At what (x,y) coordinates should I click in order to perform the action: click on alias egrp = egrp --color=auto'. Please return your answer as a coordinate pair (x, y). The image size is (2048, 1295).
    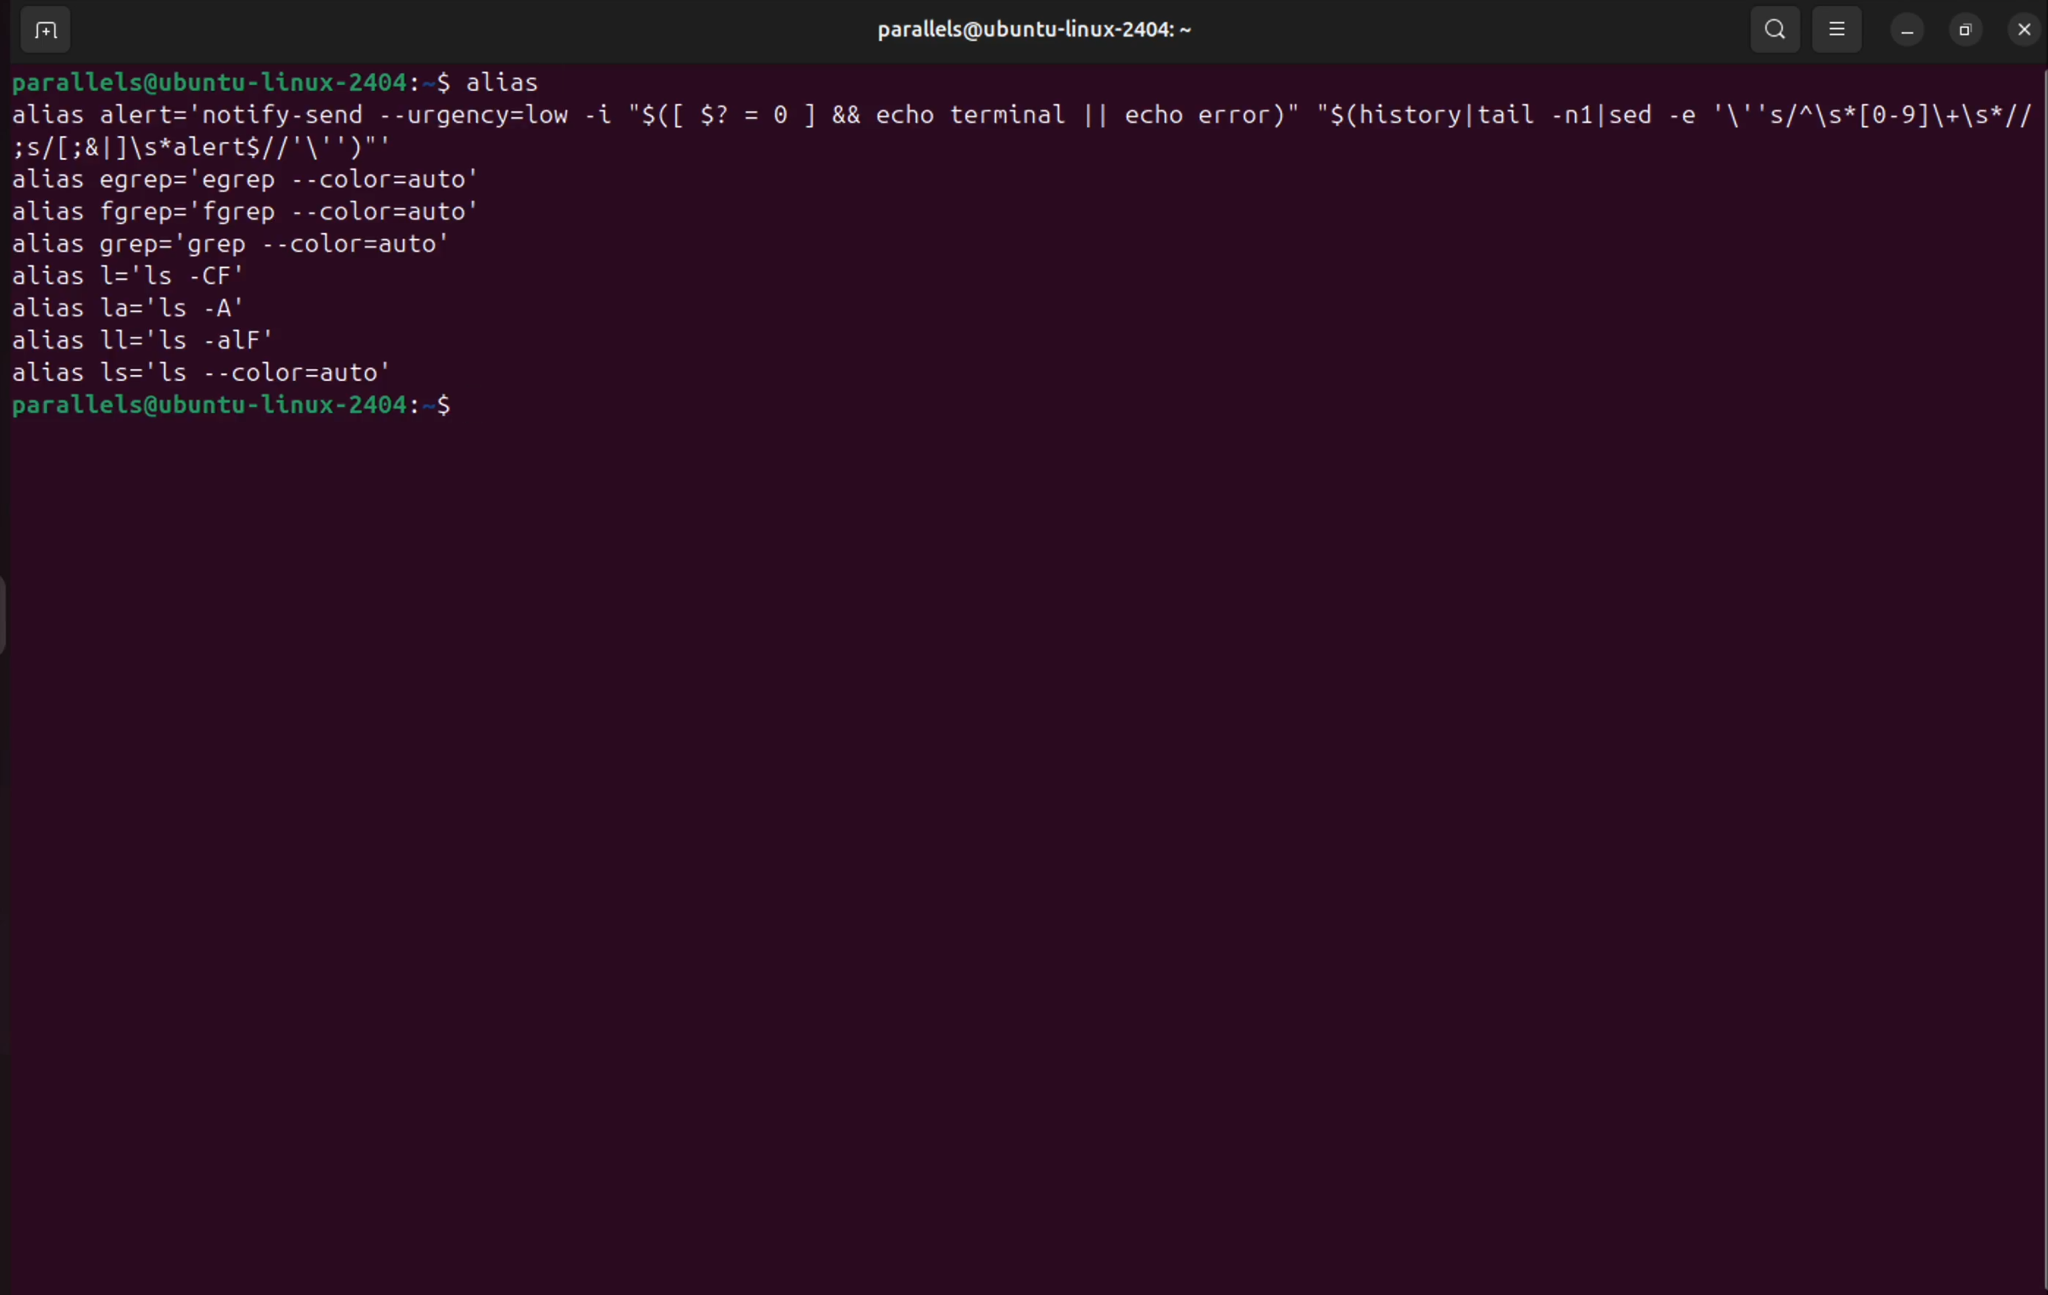
    Looking at the image, I should click on (263, 180).